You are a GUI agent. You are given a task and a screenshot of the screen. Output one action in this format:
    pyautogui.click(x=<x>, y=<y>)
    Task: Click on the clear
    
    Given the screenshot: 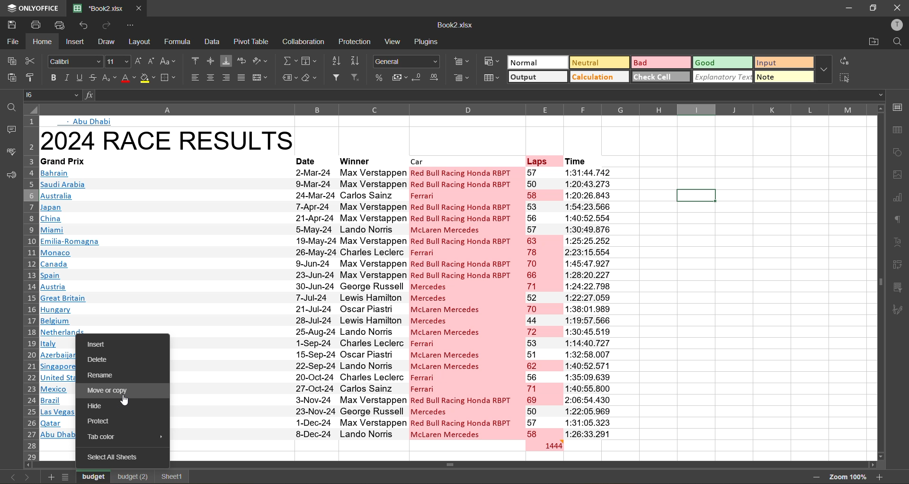 What is the action you would take?
    pyautogui.click(x=313, y=79)
    